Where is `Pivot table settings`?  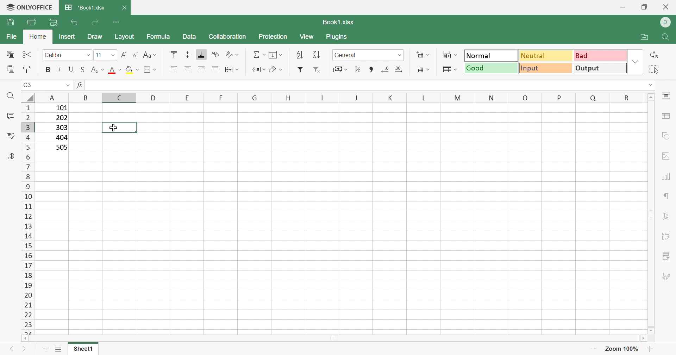
Pivot table settings is located at coordinates (669, 238).